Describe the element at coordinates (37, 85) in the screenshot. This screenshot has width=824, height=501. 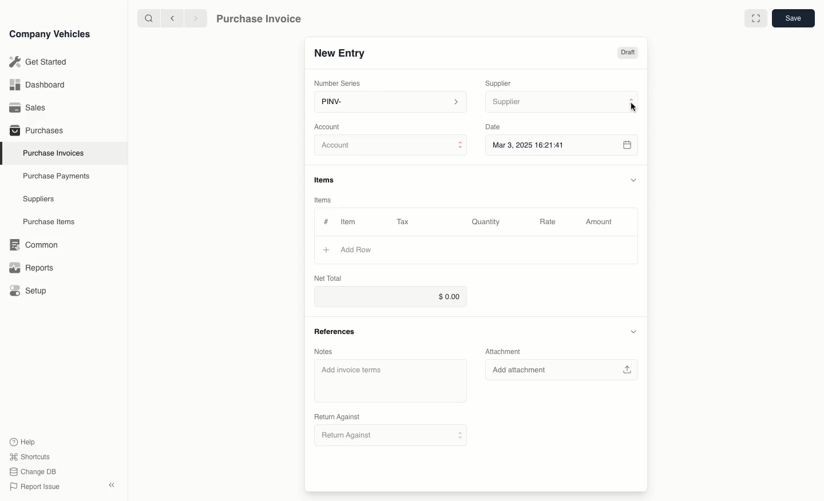
I see `Dashboard` at that location.